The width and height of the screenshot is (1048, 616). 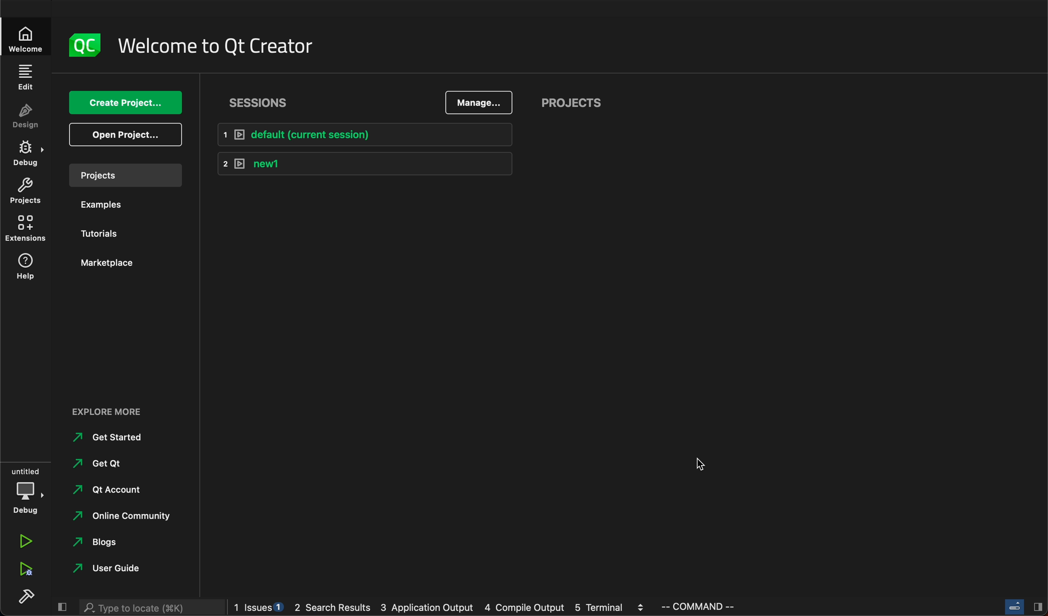 What do you see at coordinates (64, 606) in the screenshot?
I see `close slide bar` at bounding box center [64, 606].